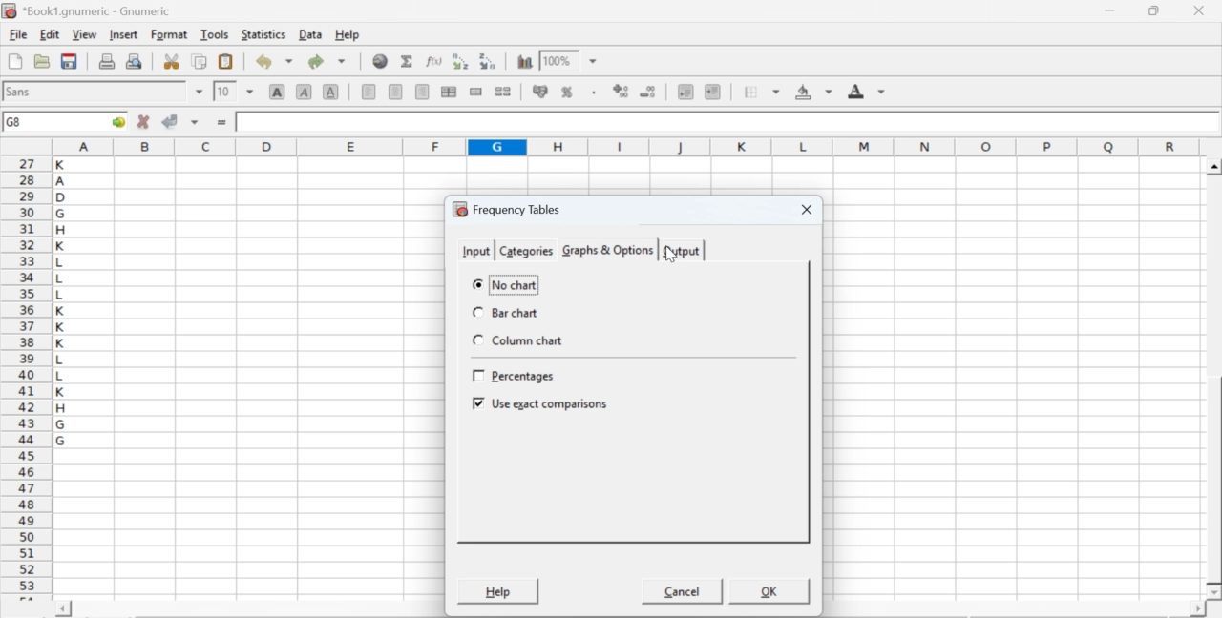 The image size is (1222, 618). What do you see at coordinates (815, 92) in the screenshot?
I see `background` at bounding box center [815, 92].